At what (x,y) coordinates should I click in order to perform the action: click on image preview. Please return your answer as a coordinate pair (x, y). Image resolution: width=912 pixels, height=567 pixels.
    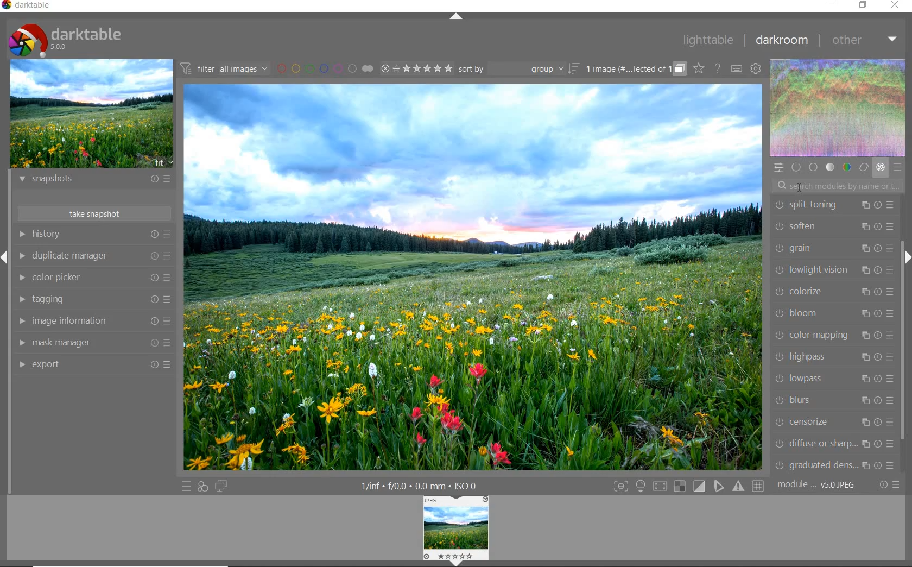
    Looking at the image, I should click on (91, 115).